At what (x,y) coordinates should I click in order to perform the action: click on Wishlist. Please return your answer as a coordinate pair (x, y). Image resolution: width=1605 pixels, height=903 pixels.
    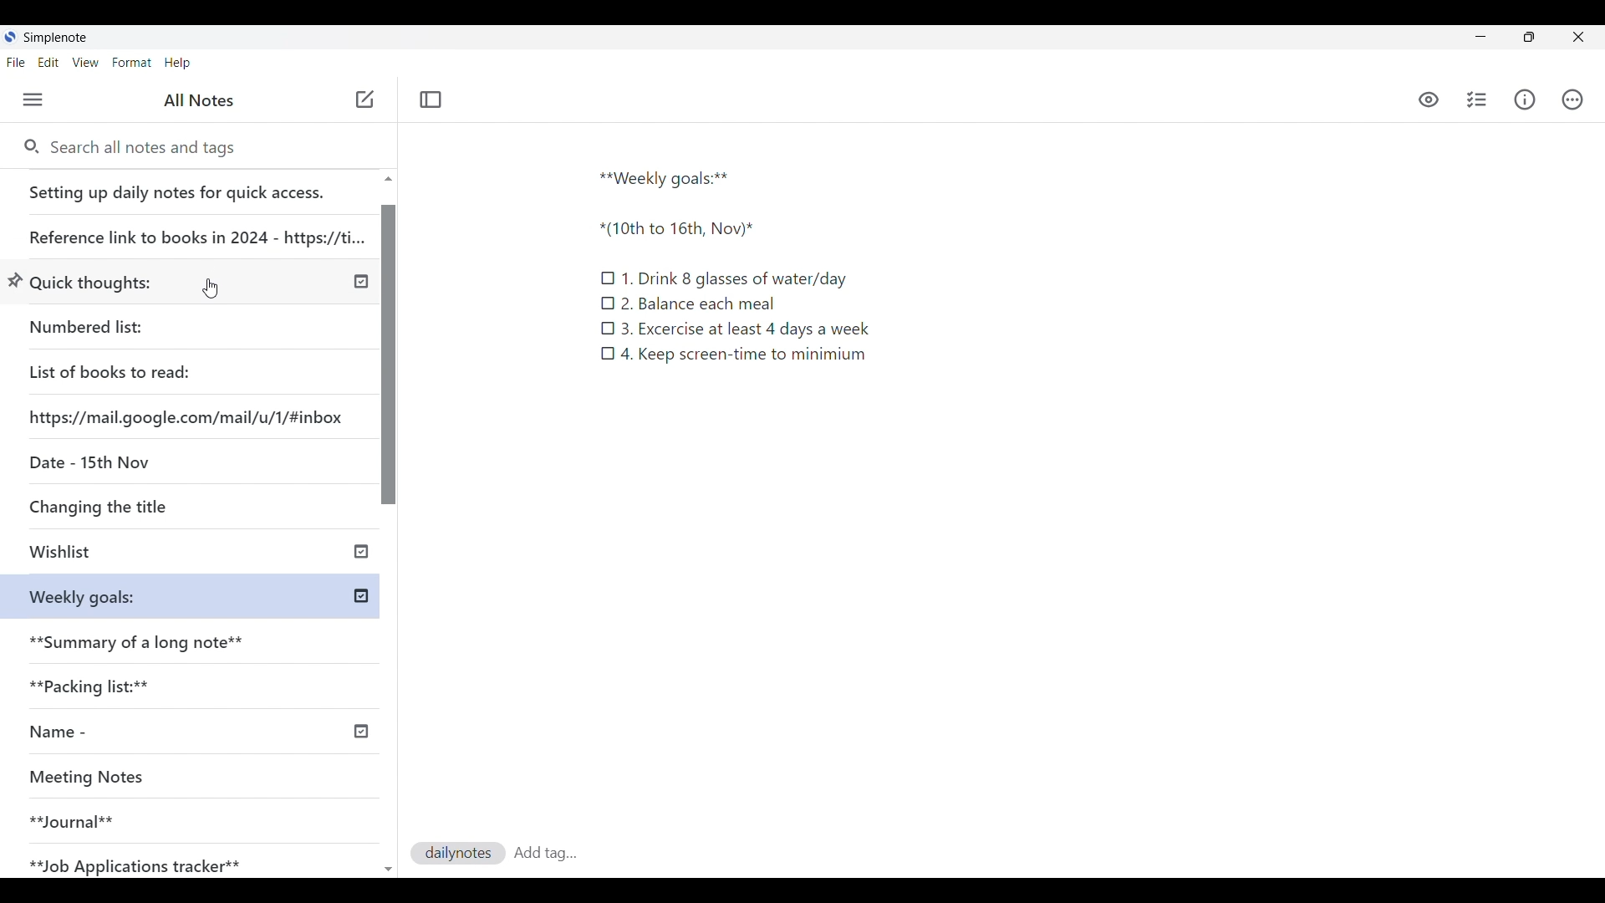
    Looking at the image, I should click on (140, 554).